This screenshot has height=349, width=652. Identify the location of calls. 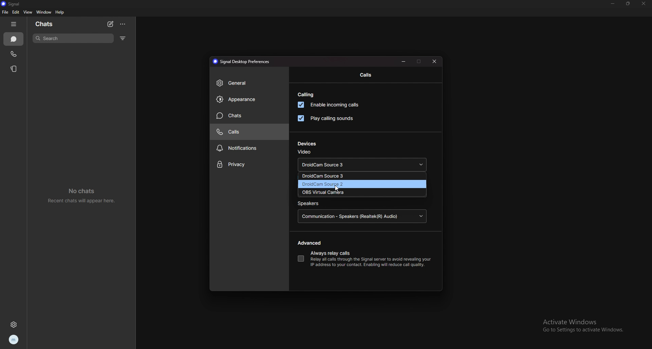
(249, 132).